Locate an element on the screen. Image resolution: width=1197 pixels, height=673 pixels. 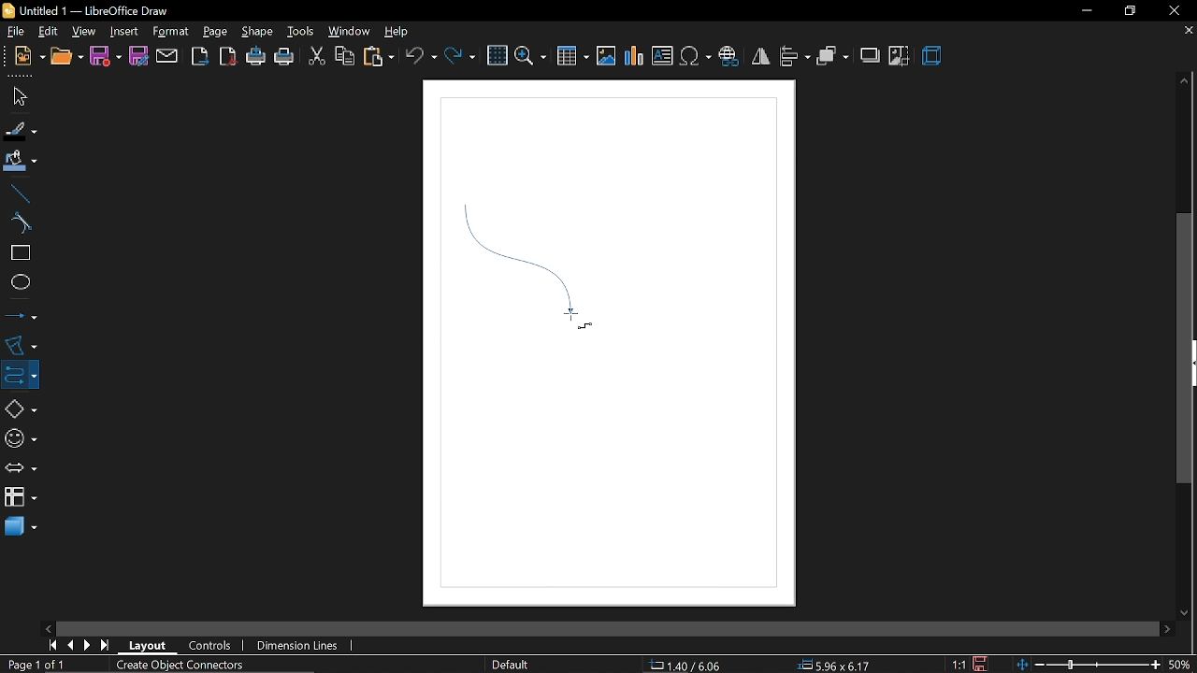
restore down is located at coordinates (1128, 10).